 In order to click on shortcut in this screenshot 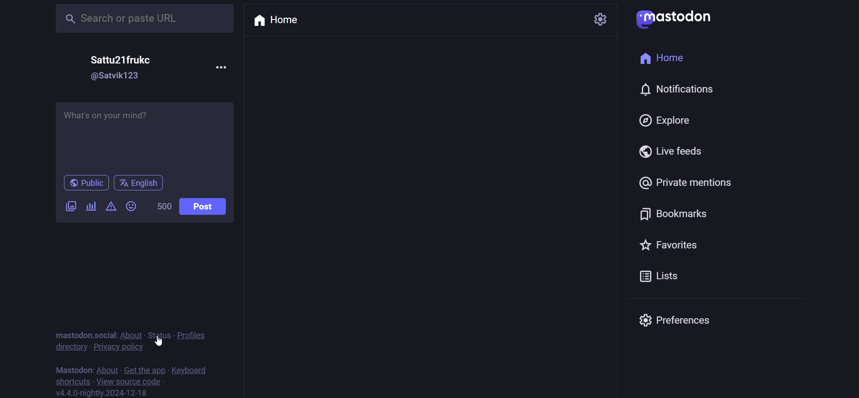, I will do `click(69, 380)`.